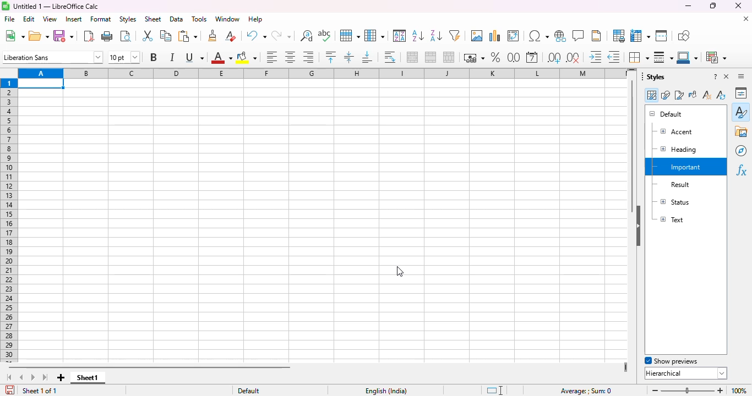  I want to click on data, so click(177, 19).